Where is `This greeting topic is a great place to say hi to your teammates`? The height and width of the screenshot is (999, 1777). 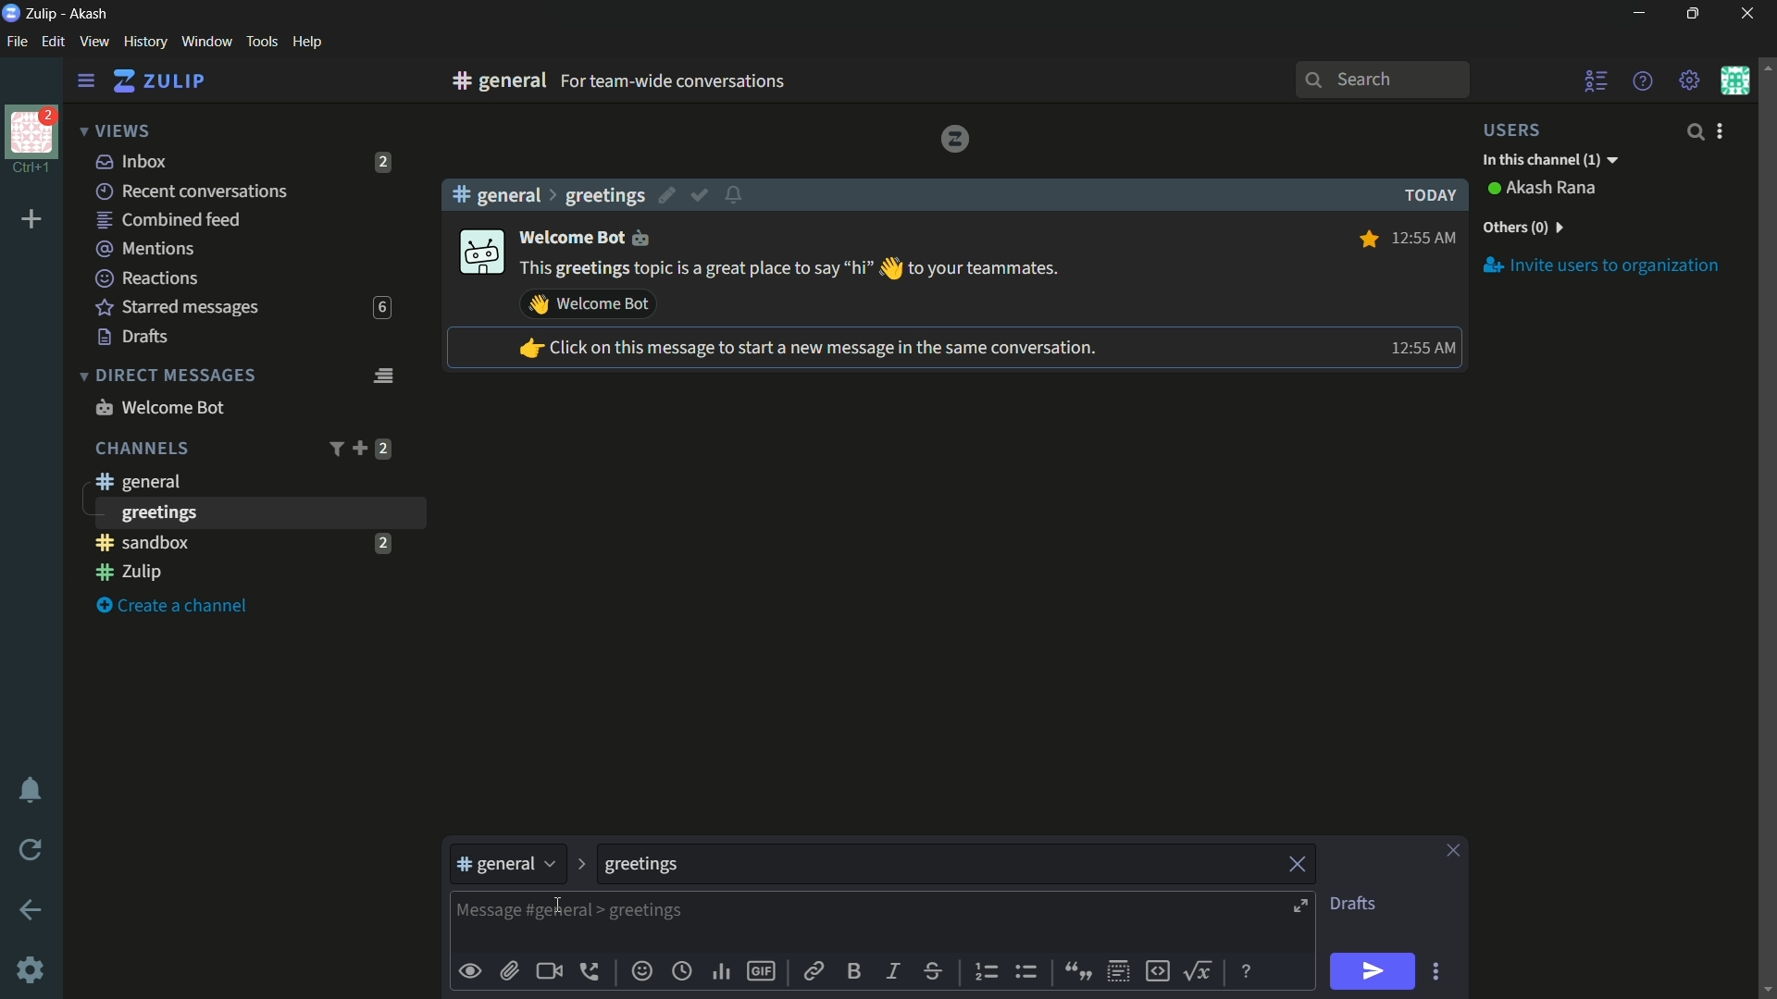 This greeting topic is a great place to say hi to your teammates is located at coordinates (791, 269).